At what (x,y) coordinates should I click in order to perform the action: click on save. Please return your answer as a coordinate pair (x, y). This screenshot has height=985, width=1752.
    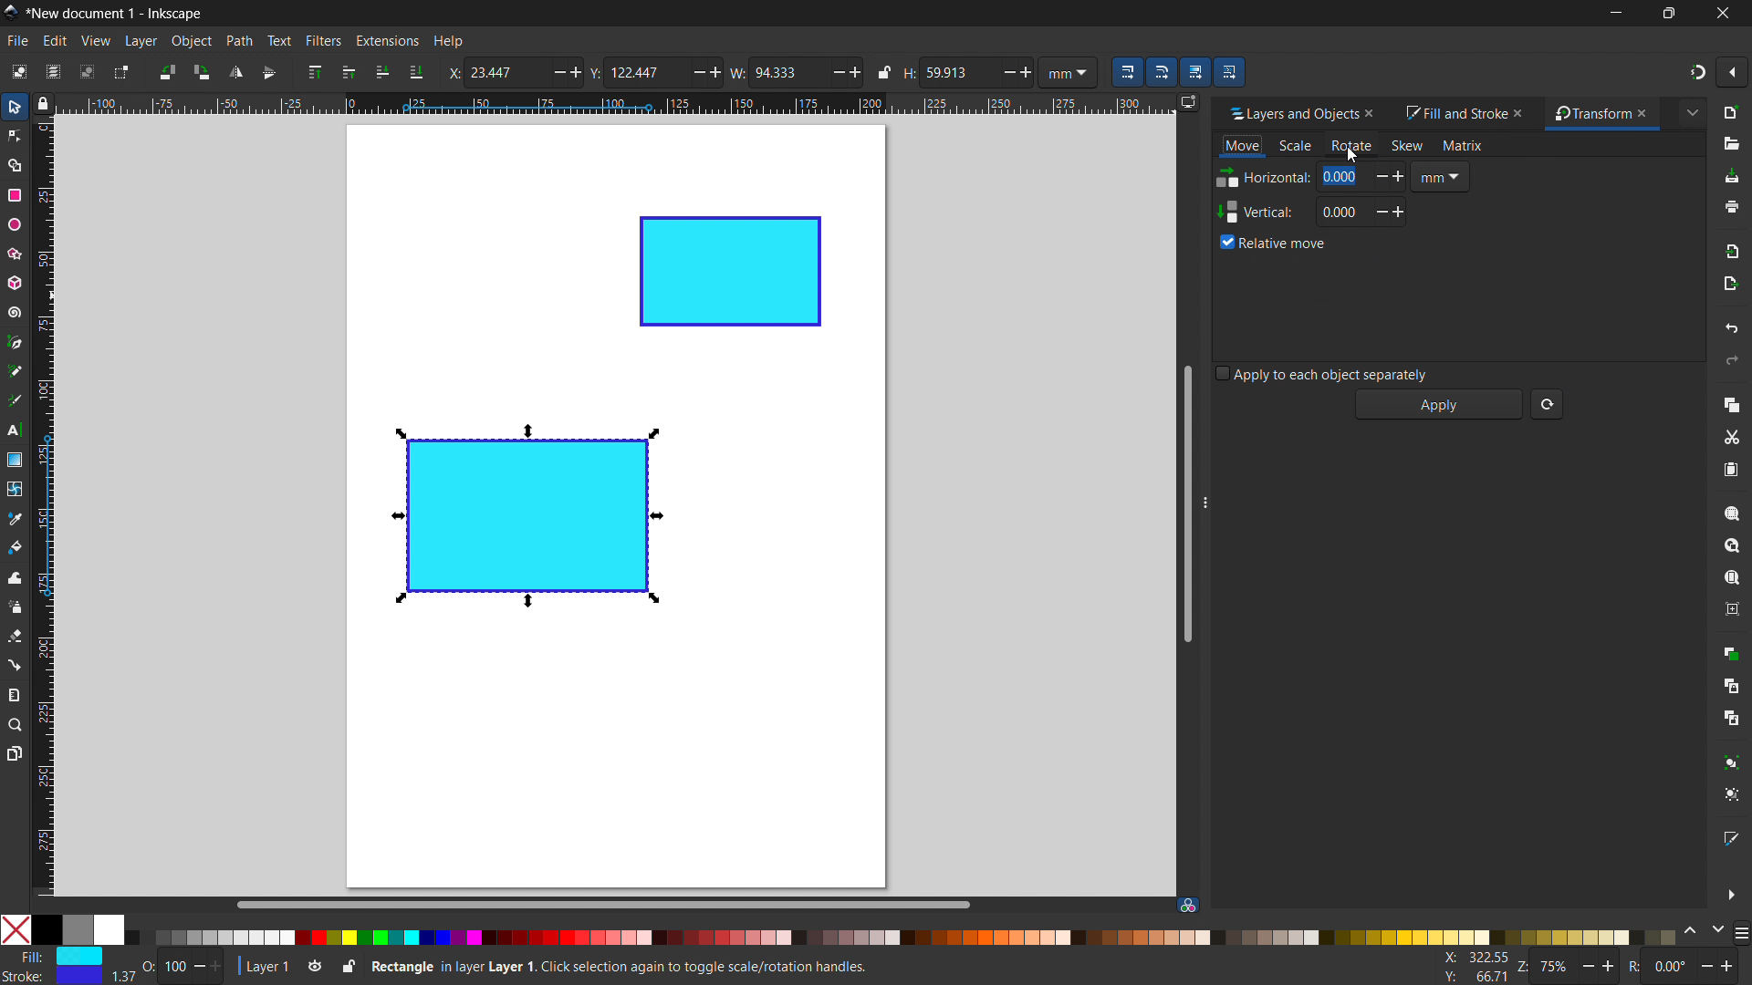
    Looking at the image, I should click on (1731, 177).